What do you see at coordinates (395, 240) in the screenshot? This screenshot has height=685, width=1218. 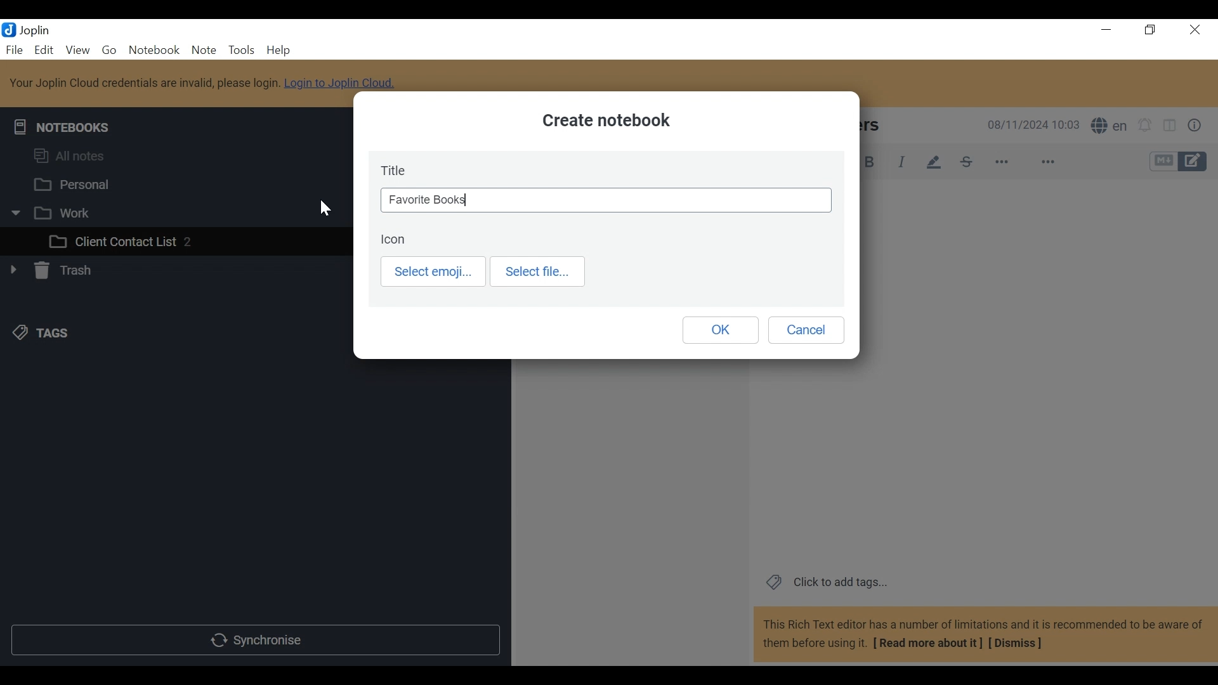 I see `Icon` at bounding box center [395, 240].